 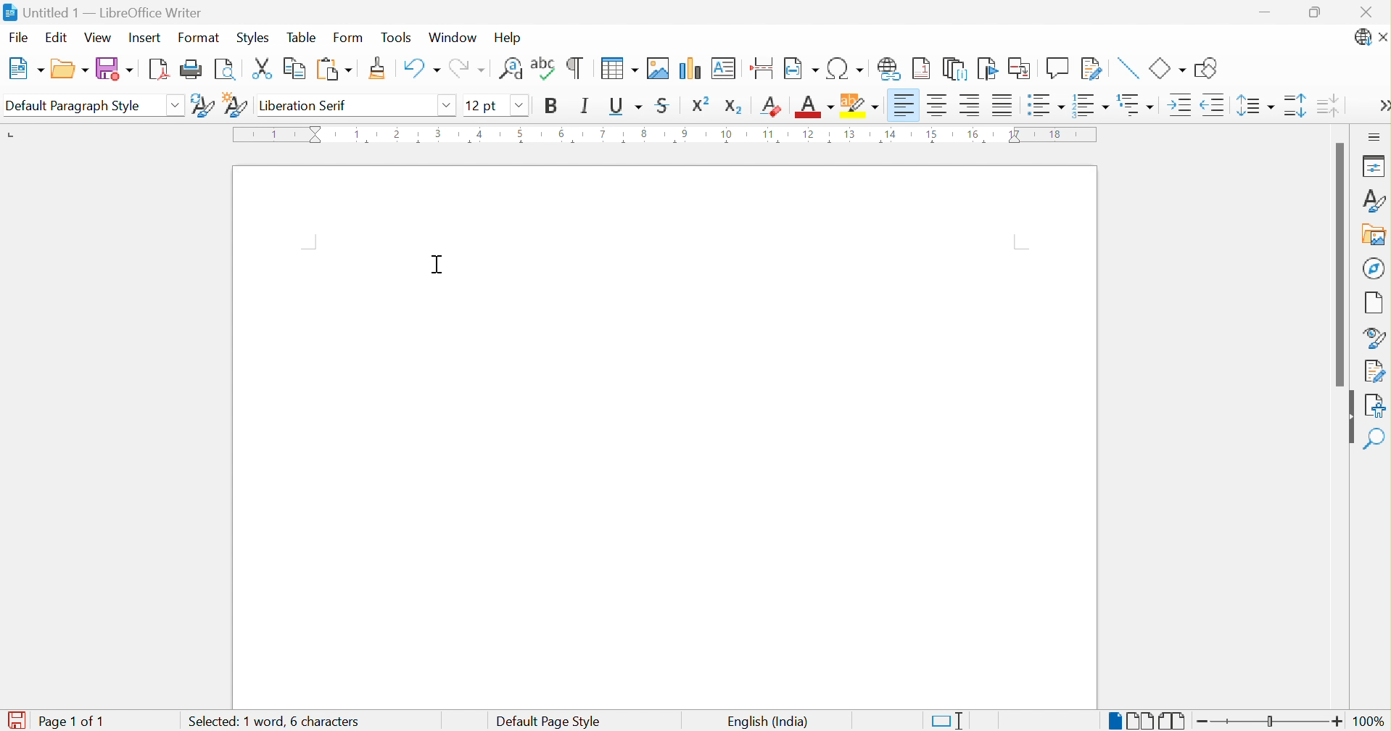 I want to click on Tools, so click(x=398, y=36).